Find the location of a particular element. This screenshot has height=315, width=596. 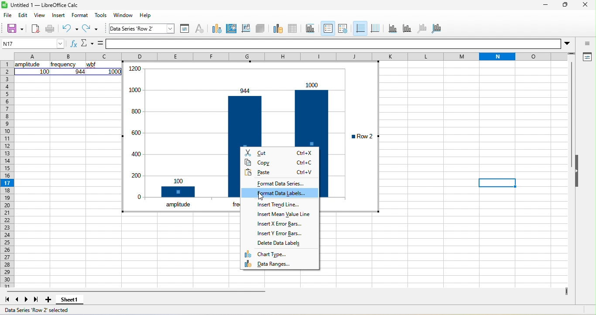

amplitude is located at coordinates (178, 204).